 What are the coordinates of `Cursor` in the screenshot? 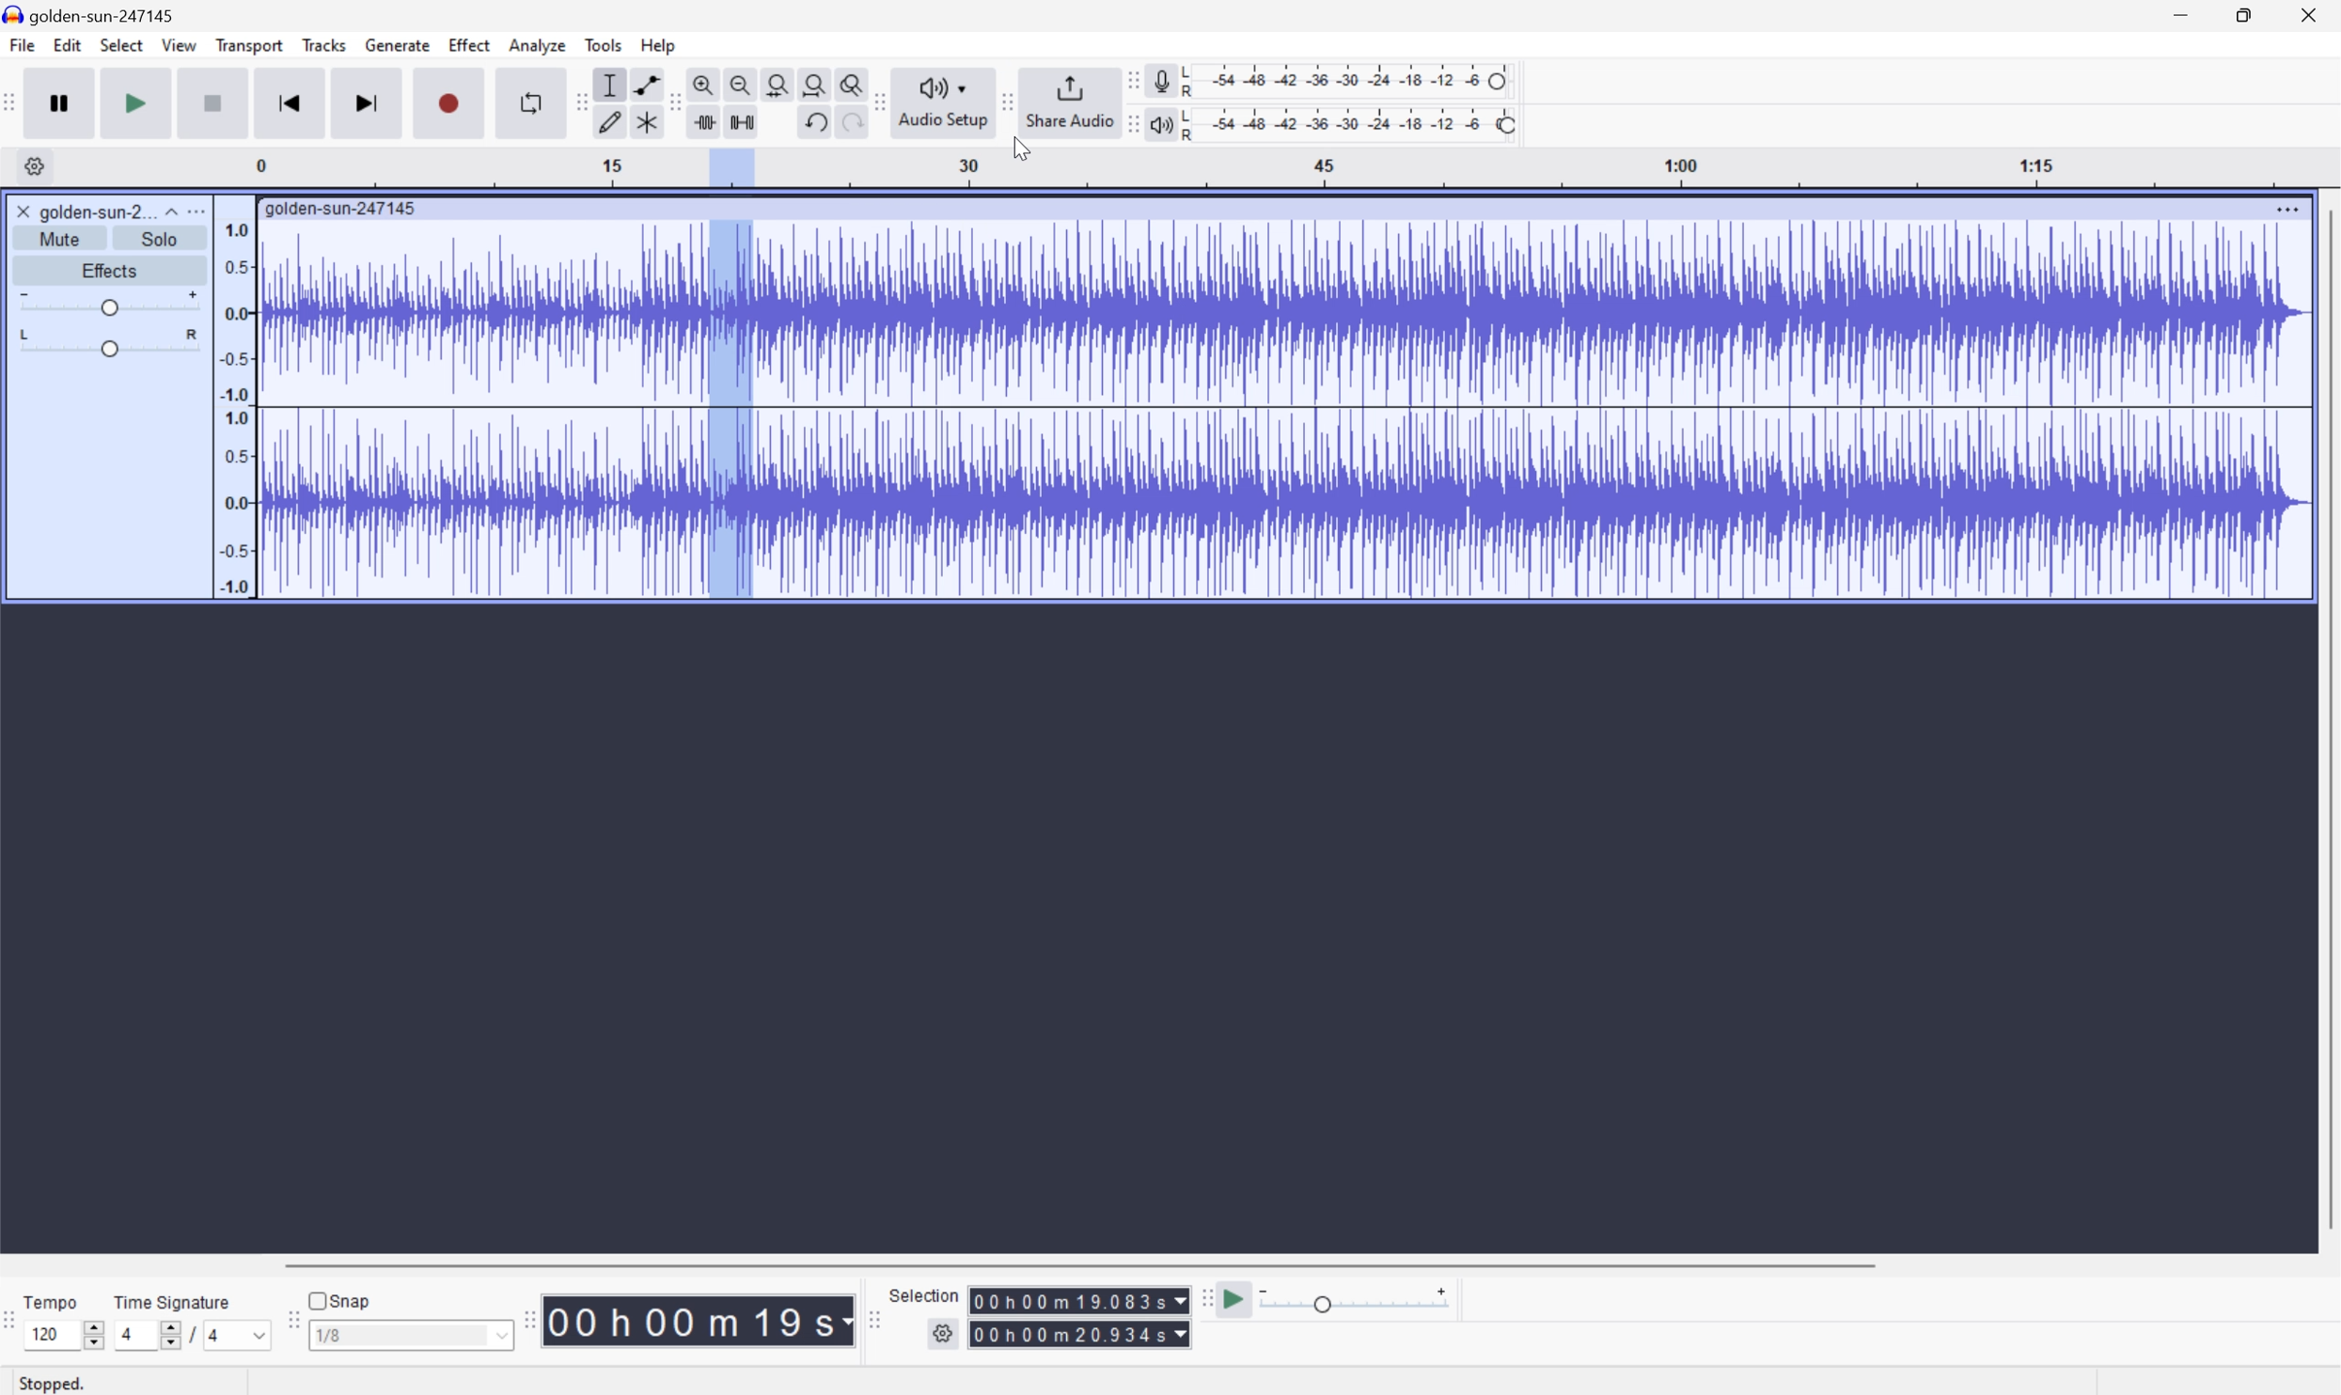 It's located at (1017, 149).